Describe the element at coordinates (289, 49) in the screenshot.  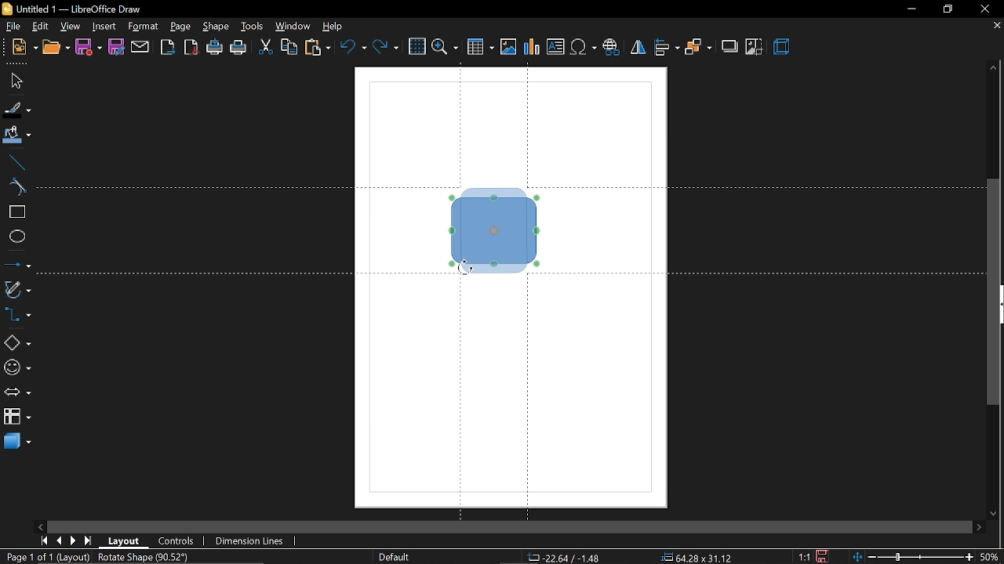
I see `copy` at that location.